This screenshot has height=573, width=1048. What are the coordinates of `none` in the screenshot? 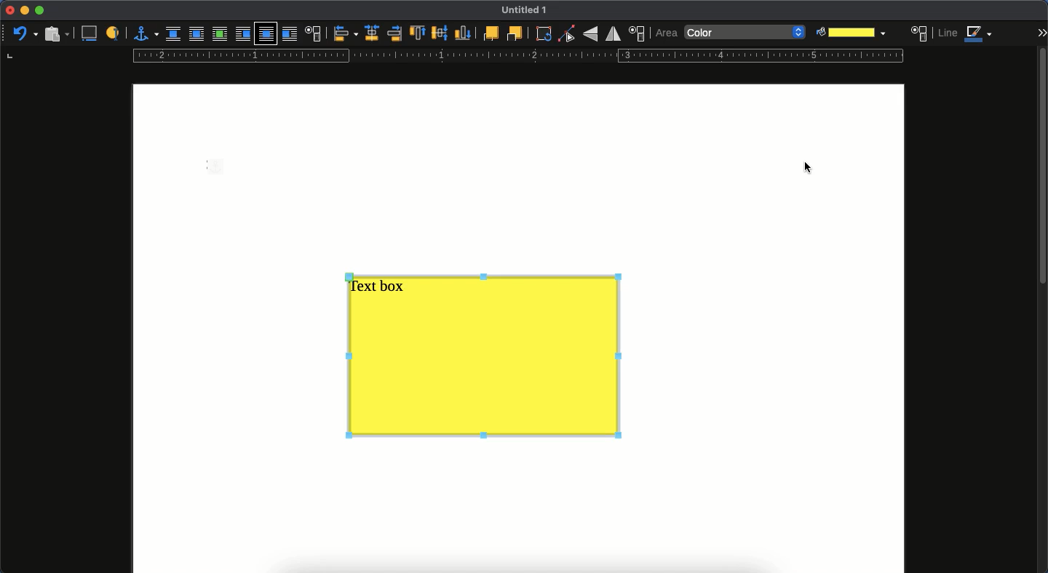 It's located at (175, 34).